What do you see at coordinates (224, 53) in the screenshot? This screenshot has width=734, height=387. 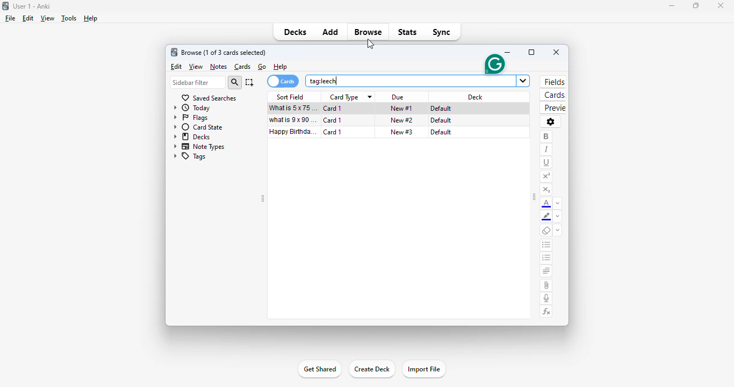 I see `browse (1 of 3 cards selected)` at bounding box center [224, 53].